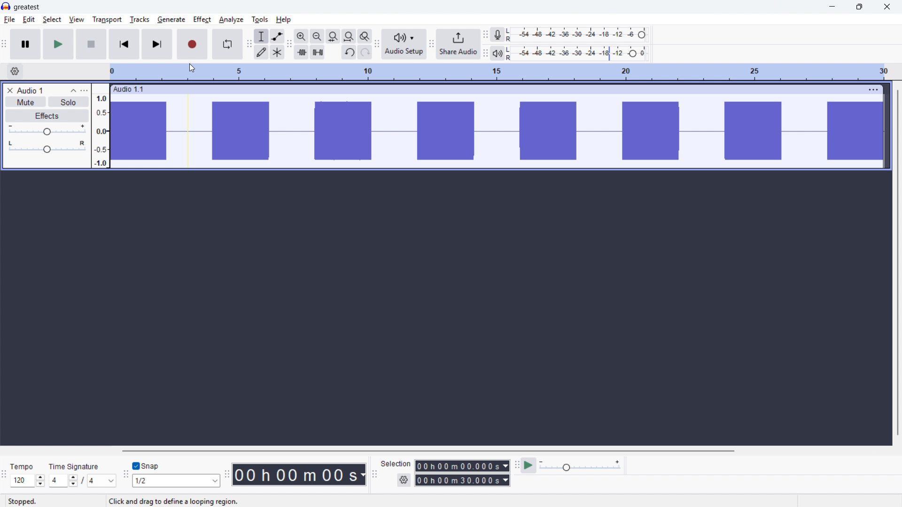 The height and width of the screenshot is (507, 902). Describe the element at coordinates (897, 262) in the screenshot. I see `Vertical scroll bar ` at that location.